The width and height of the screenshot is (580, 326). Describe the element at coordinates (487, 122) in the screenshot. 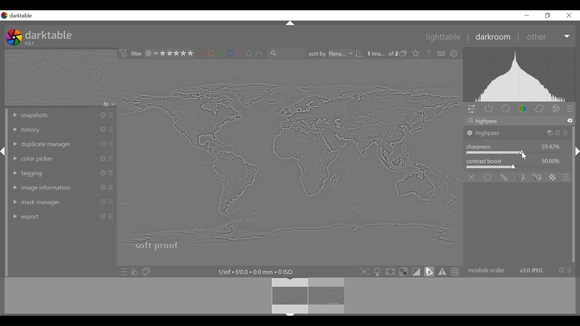

I see `highpass` at that location.